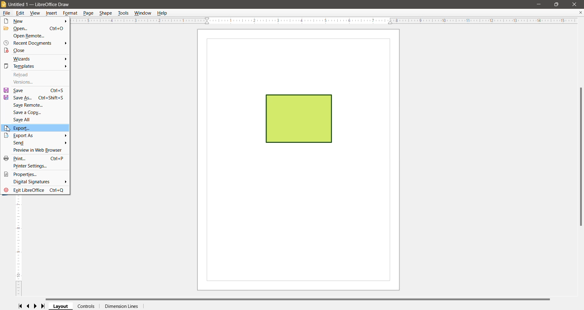  What do you see at coordinates (65, 182) in the screenshot?
I see `More Options` at bounding box center [65, 182].